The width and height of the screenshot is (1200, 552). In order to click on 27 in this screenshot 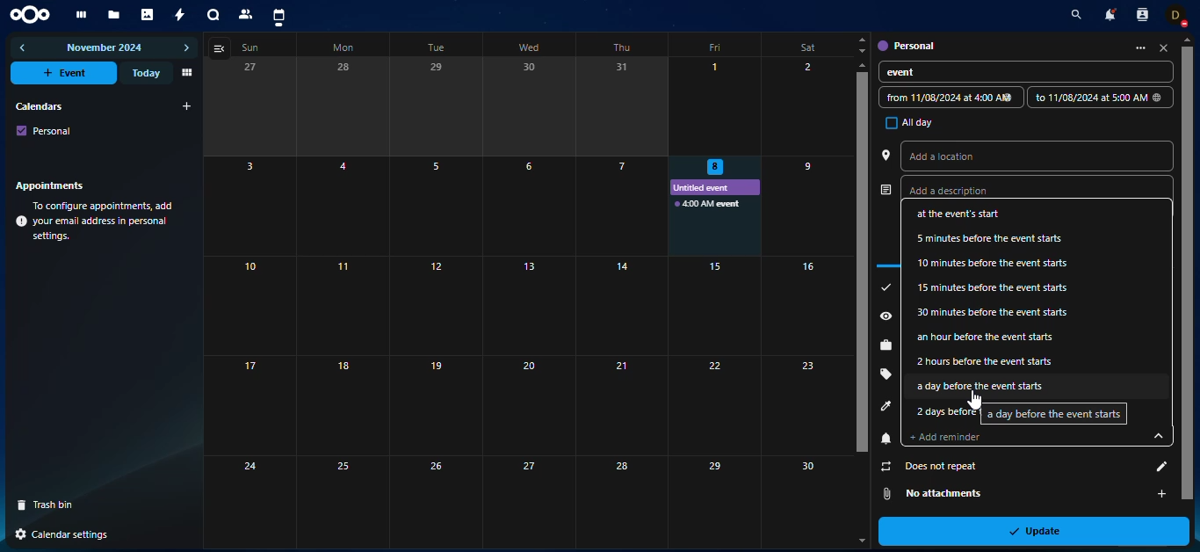, I will do `click(248, 108)`.